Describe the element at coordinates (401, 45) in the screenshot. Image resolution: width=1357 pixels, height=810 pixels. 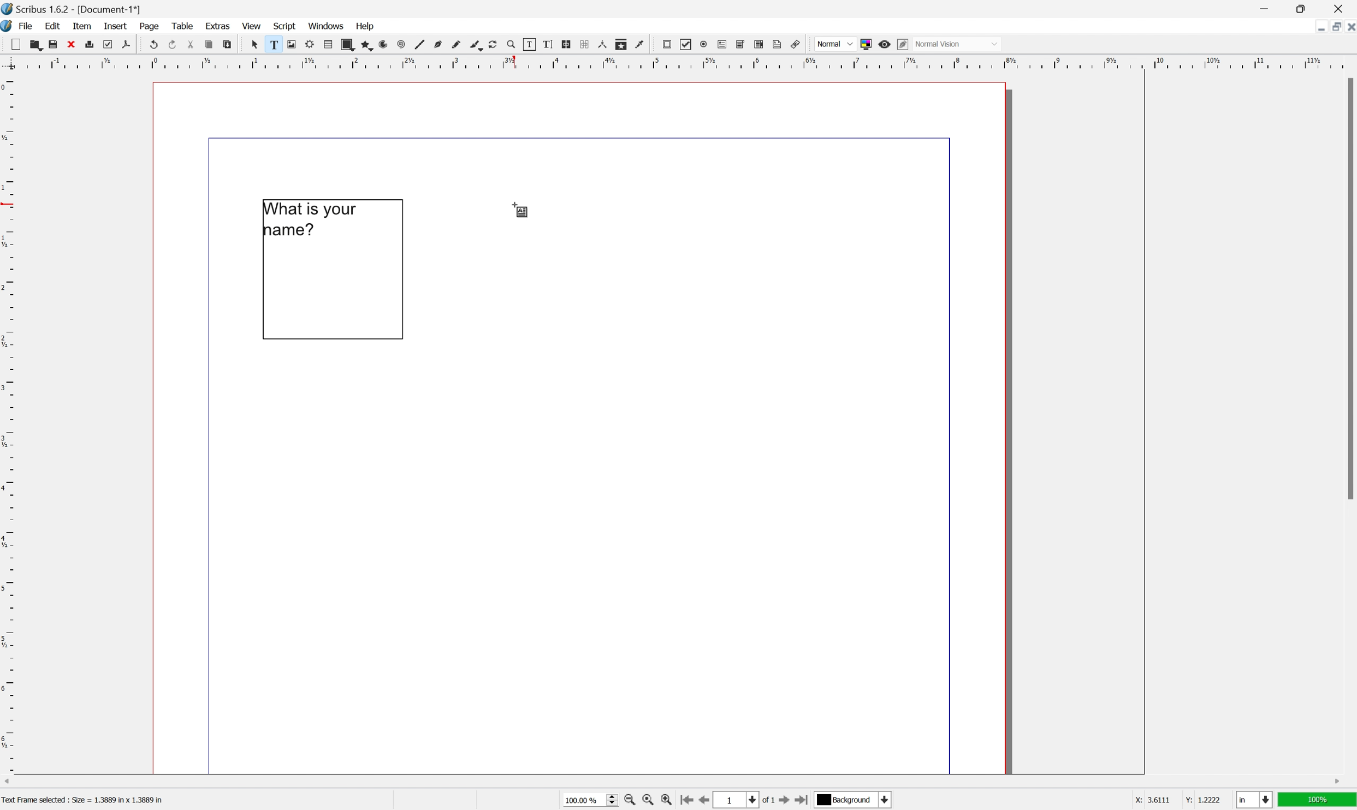
I see `spiral` at that location.